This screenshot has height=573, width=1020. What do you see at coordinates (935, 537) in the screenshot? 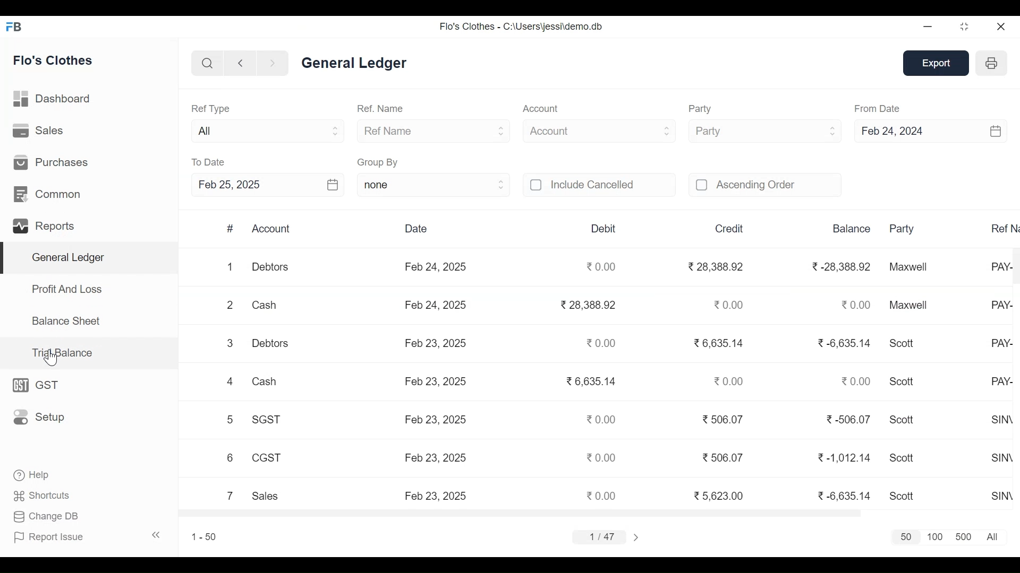
I see `100` at bounding box center [935, 537].